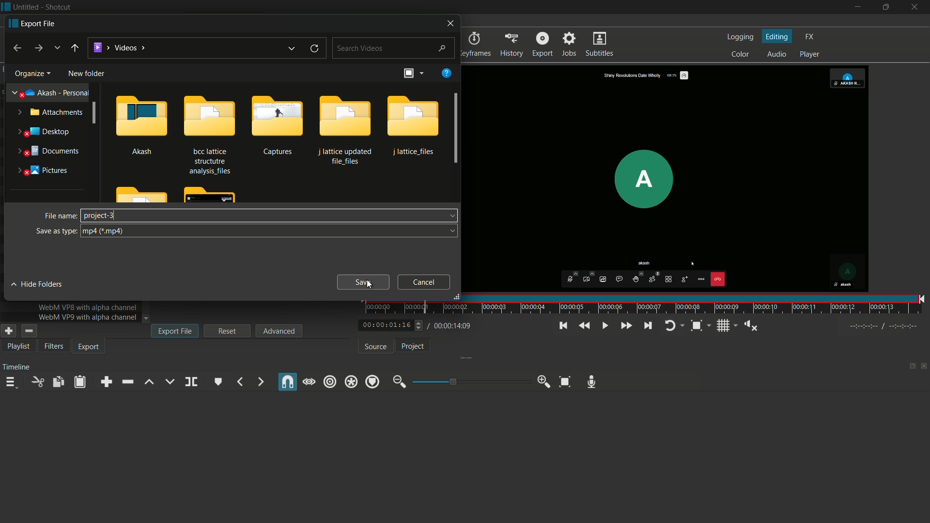 The image size is (930, 523). I want to click on imported file, so click(670, 179).